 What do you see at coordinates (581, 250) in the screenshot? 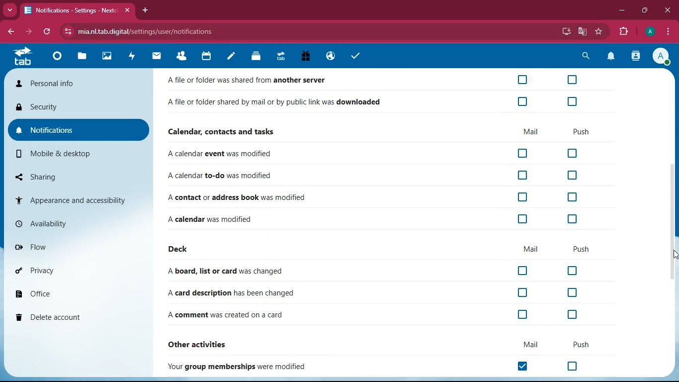
I see `push` at bounding box center [581, 250].